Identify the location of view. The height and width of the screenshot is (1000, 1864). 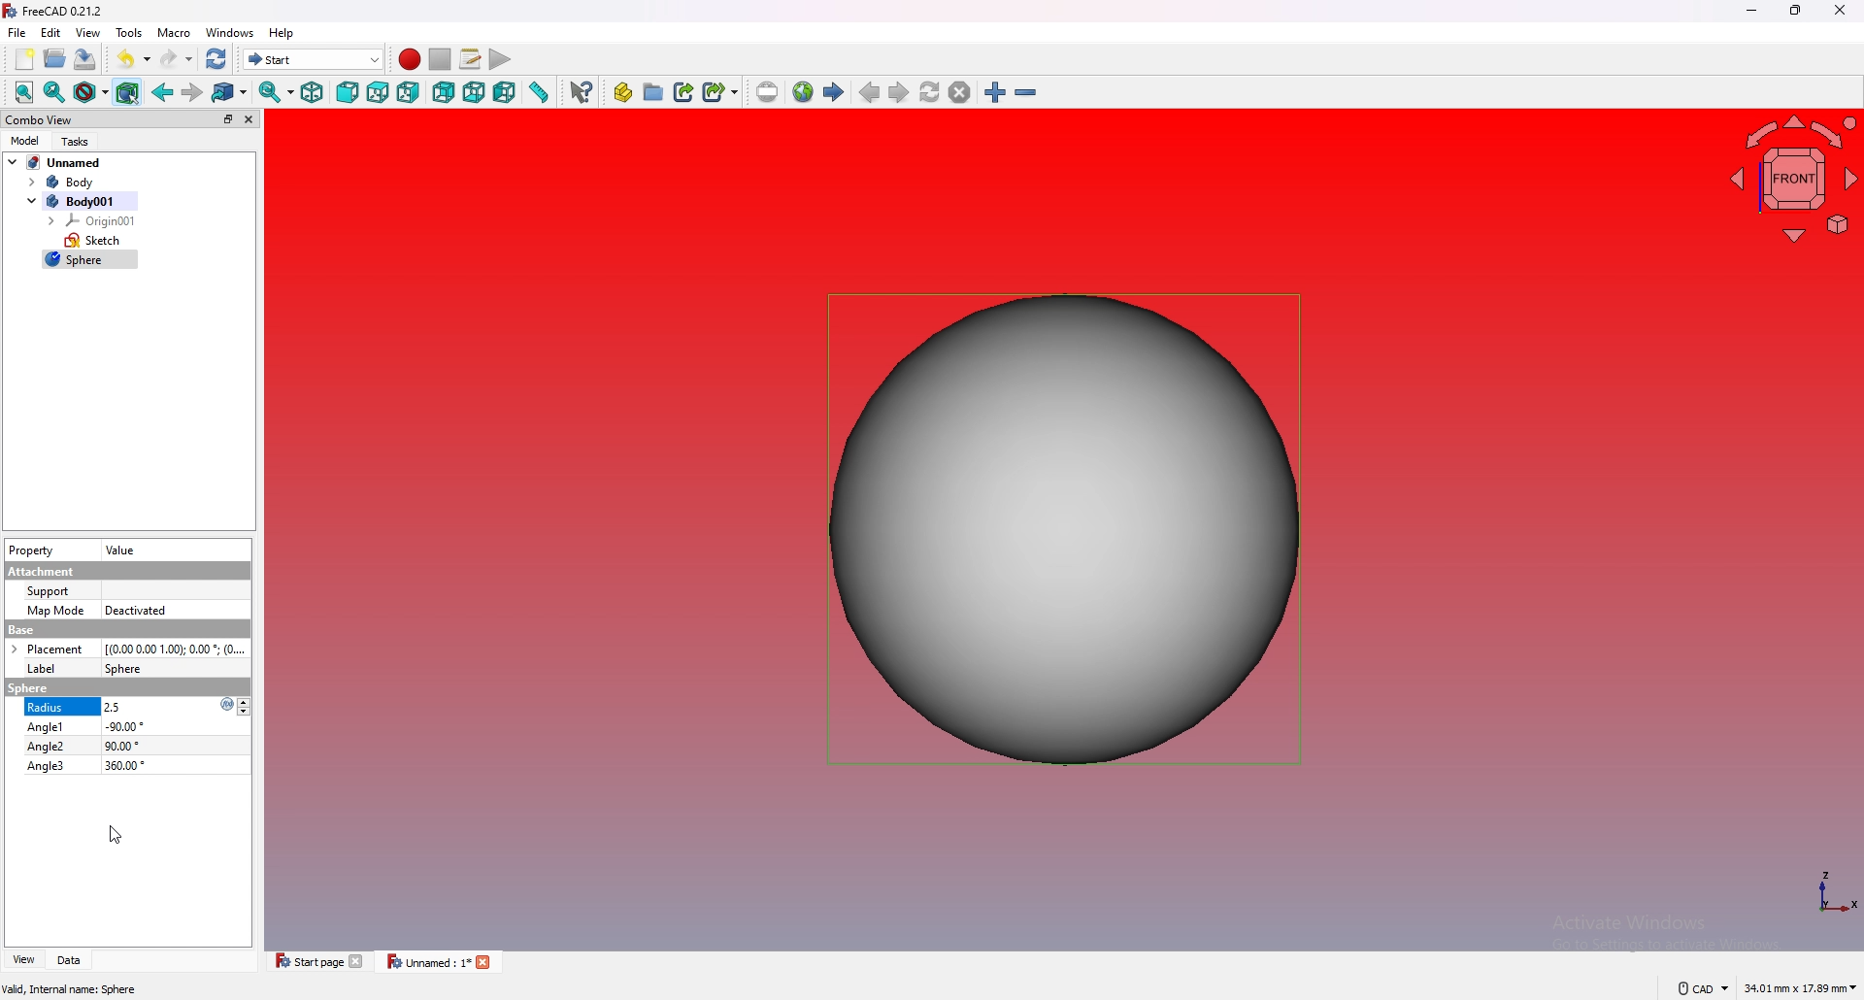
(21, 960).